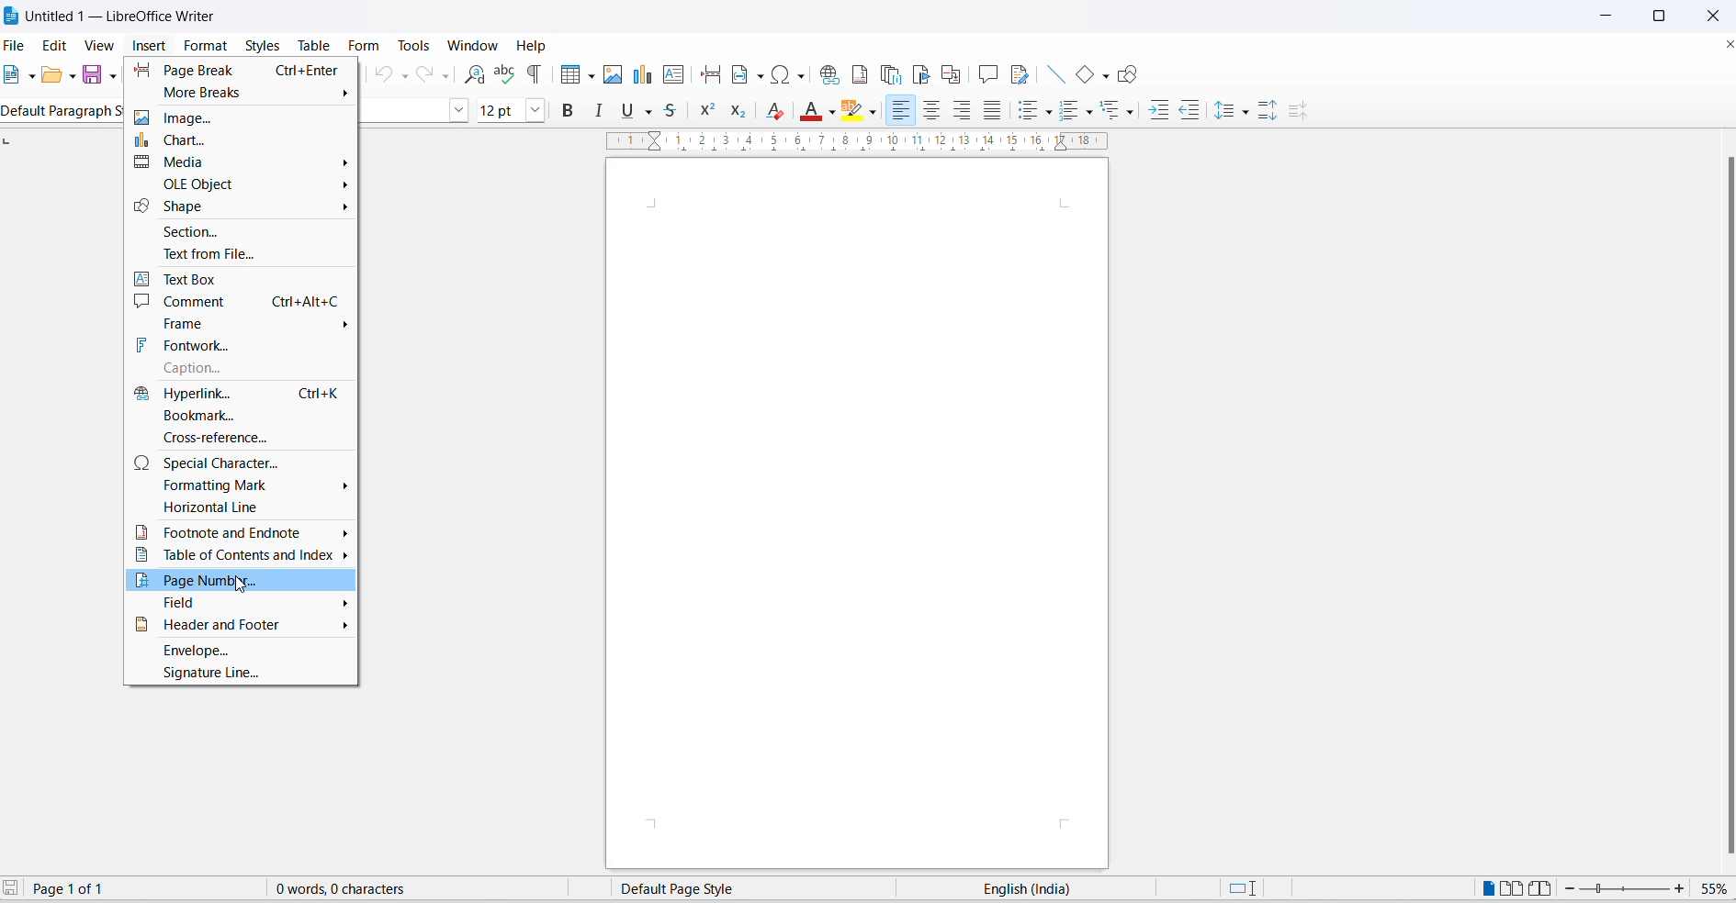  I want to click on fill color options, so click(833, 112).